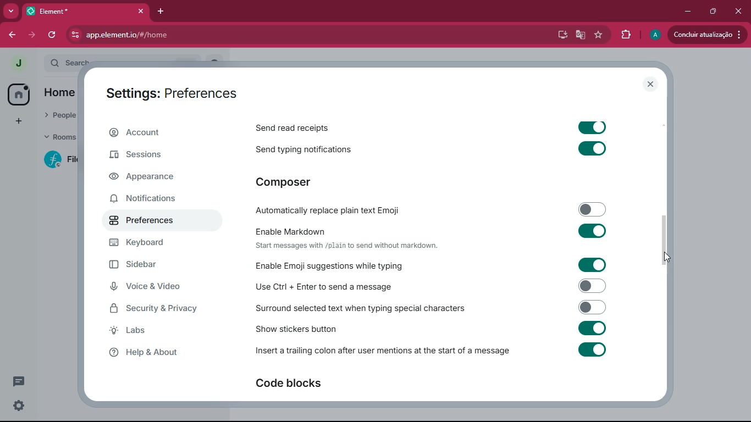  I want to click on add, so click(18, 121).